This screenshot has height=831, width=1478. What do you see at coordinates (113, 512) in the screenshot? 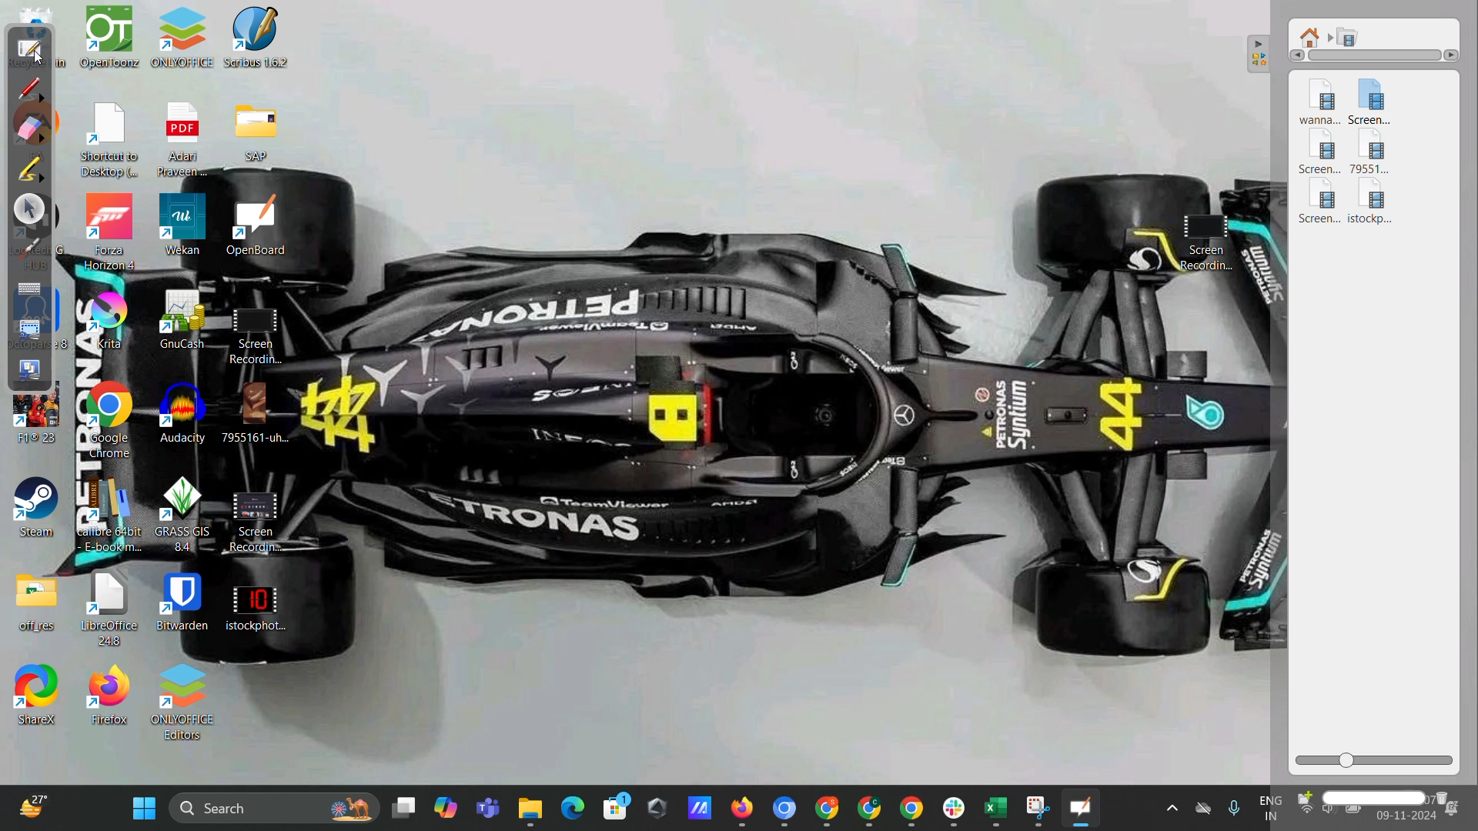
I see `Calibre 64 bit E-book m...` at bounding box center [113, 512].